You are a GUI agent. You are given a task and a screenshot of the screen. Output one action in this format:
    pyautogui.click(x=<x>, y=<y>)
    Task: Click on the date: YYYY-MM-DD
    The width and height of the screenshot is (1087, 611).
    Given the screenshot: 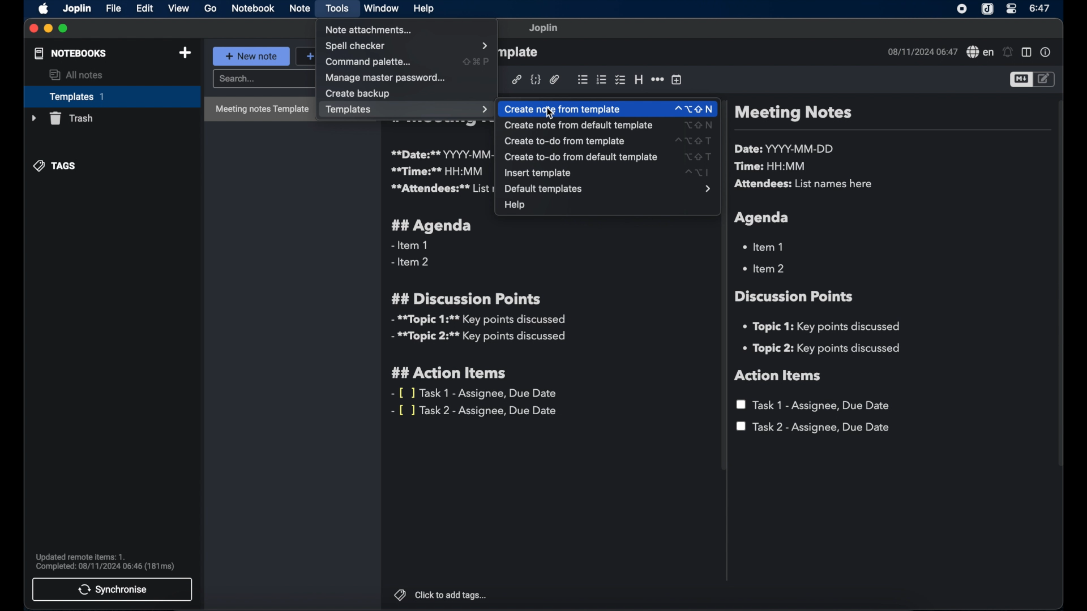 What is the action you would take?
    pyautogui.click(x=786, y=149)
    